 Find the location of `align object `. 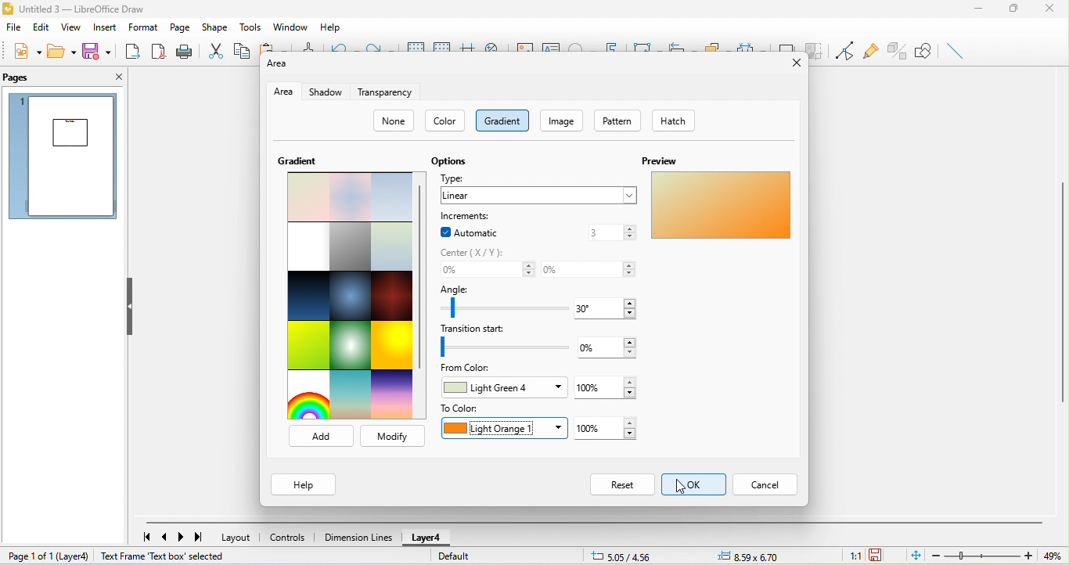

align object  is located at coordinates (679, 45).